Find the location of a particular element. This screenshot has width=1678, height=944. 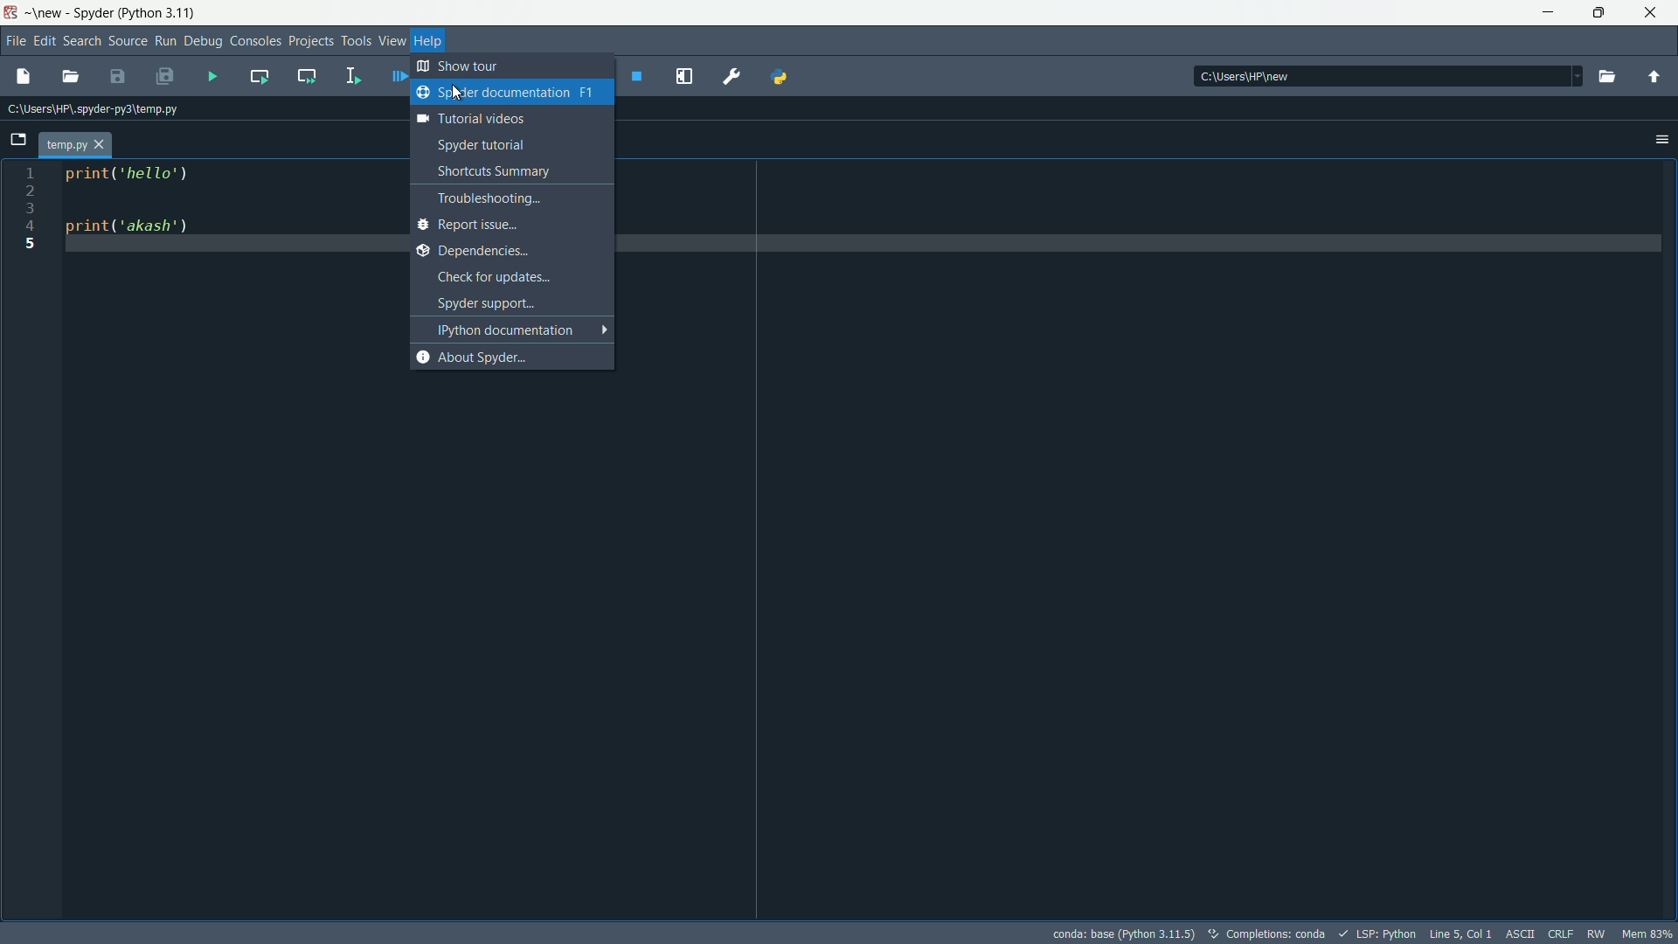

tutorial videos is located at coordinates (503, 118).